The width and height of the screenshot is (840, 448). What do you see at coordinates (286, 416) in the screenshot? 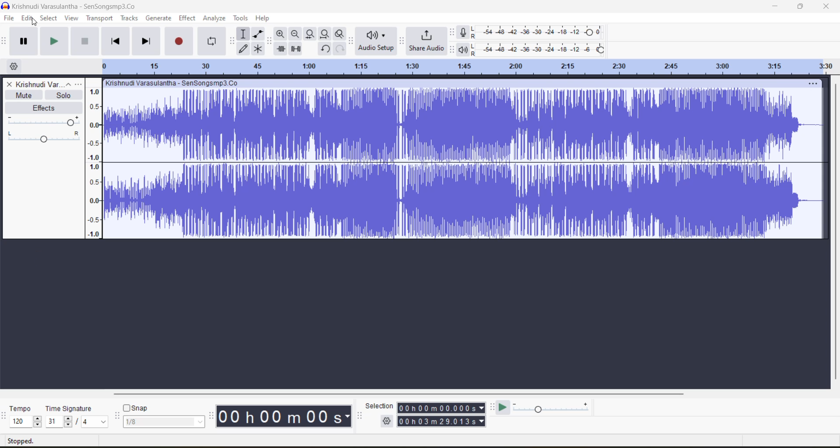
I see `time ` at bounding box center [286, 416].